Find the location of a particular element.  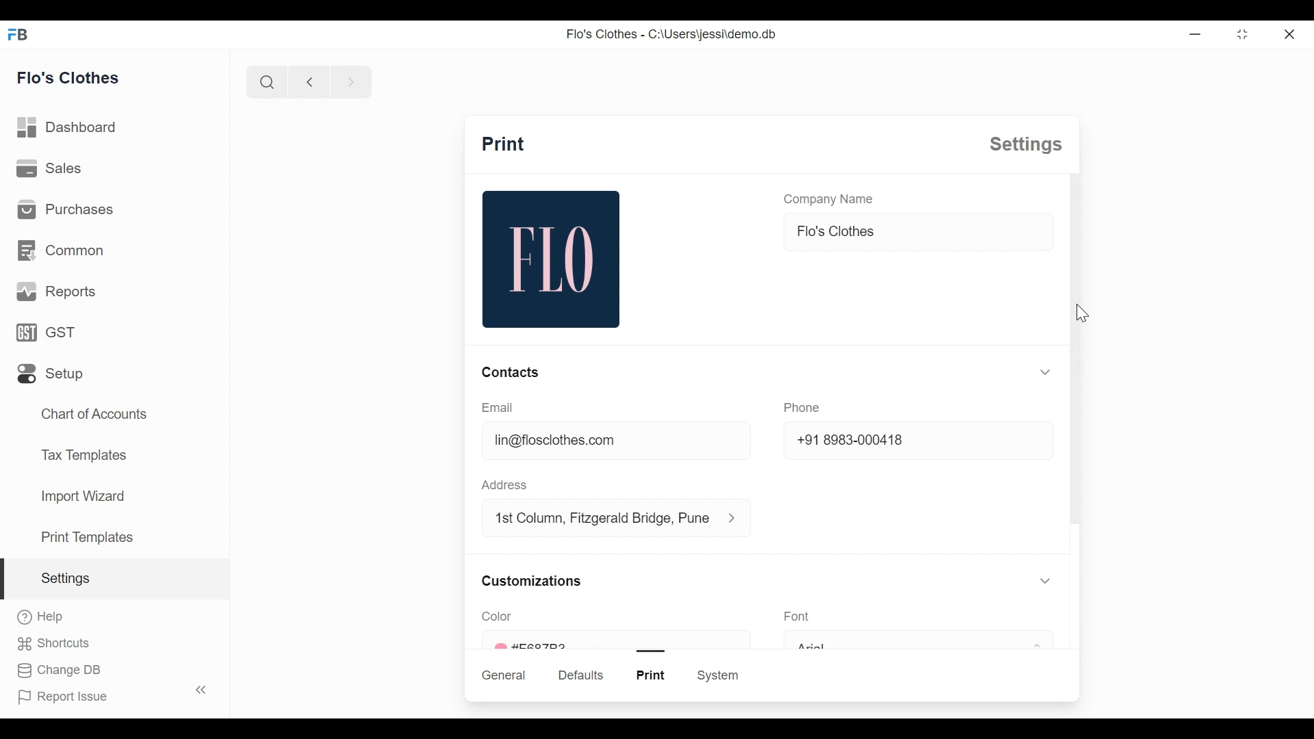

dashboard is located at coordinates (68, 127).